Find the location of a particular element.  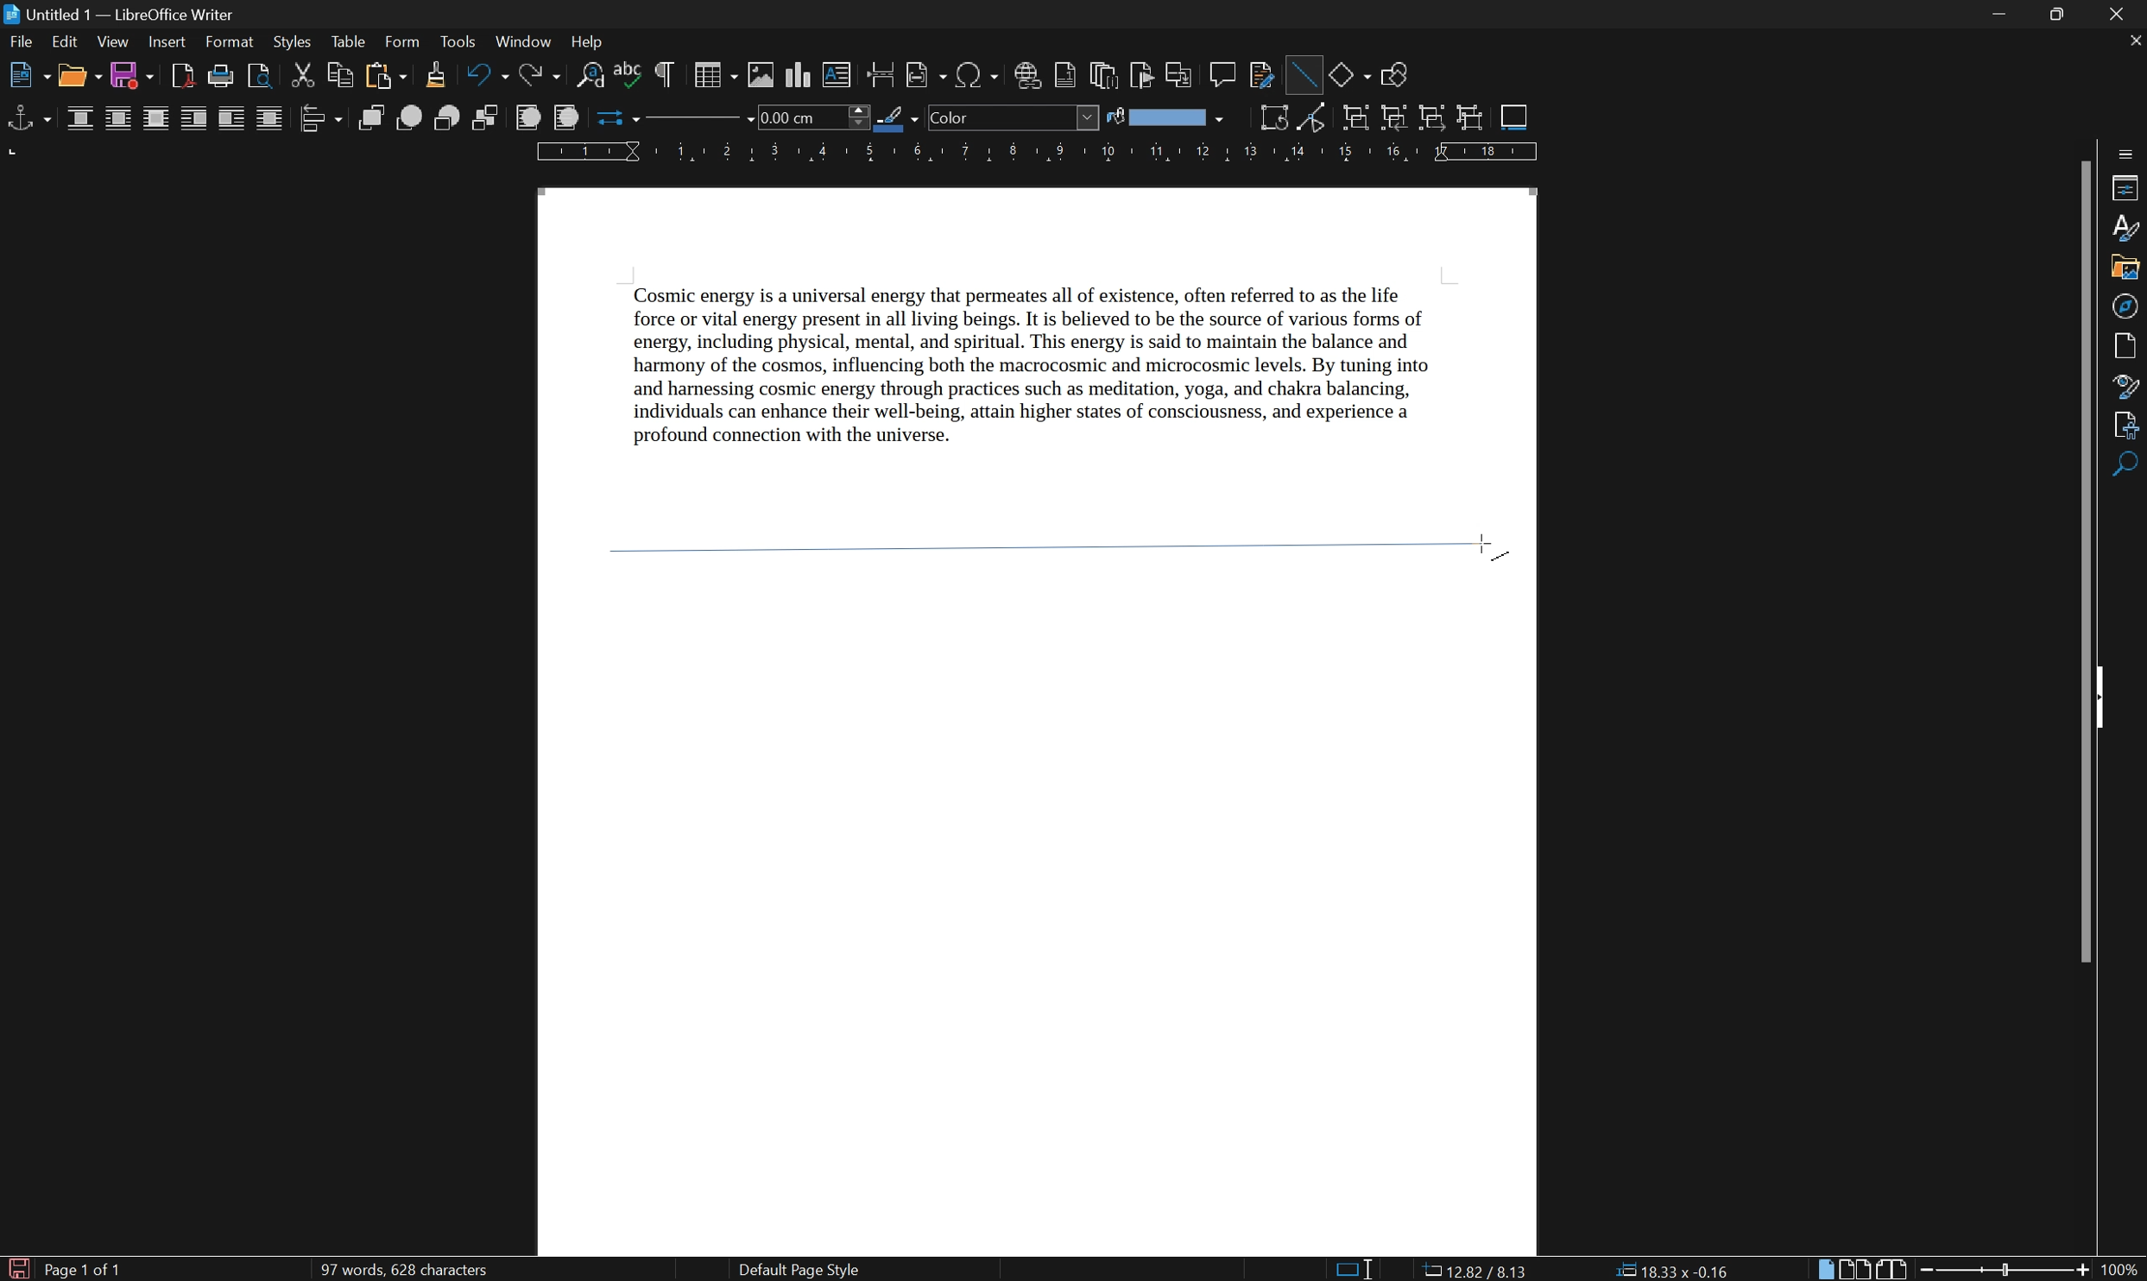

insert hyperlink is located at coordinates (1028, 75).